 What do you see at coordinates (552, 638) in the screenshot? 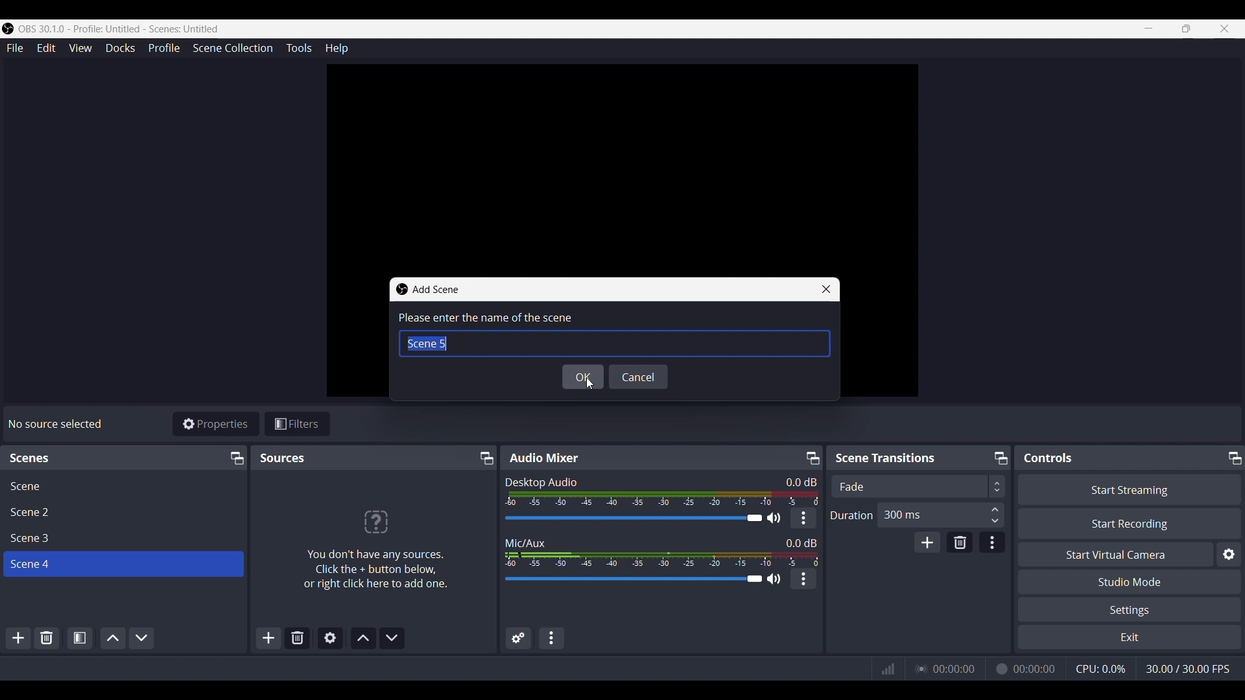
I see `Audio Mixer Menu` at bounding box center [552, 638].